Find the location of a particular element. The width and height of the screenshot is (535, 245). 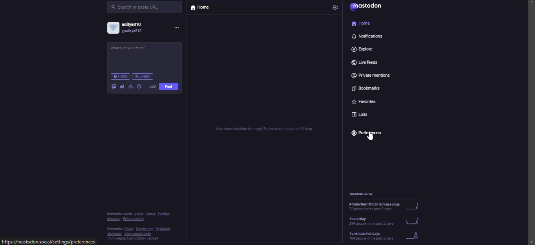

lists is located at coordinates (365, 115).